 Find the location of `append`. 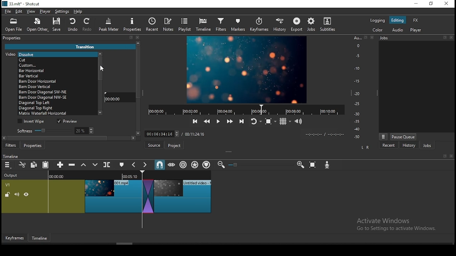

append is located at coordinates (61, 165).